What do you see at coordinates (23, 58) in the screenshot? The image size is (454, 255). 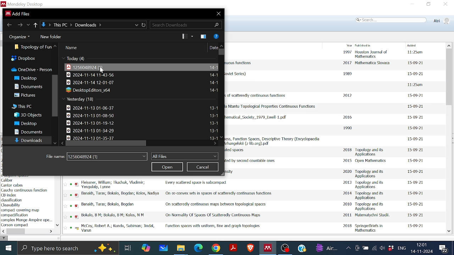 I see `Dropbox` at bounding box center [23, 58].